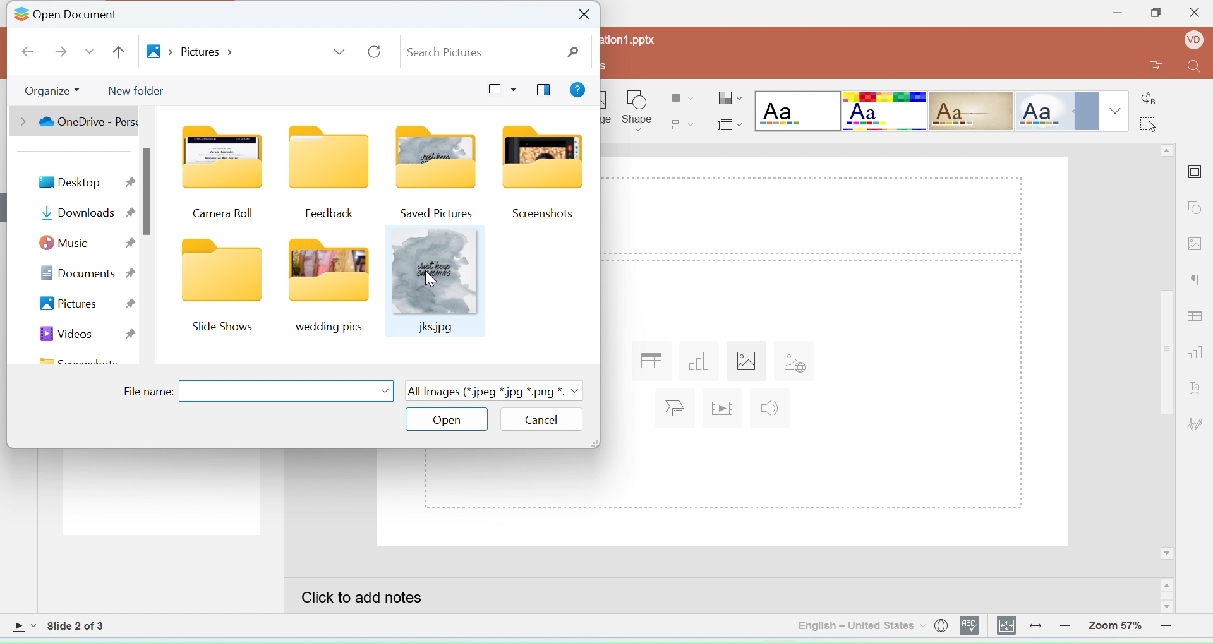 The image size is (1213, 643). What do you see at coordinates (86, 183) in the screenshot?
I see `desktop` at bounding box center [86, 183].